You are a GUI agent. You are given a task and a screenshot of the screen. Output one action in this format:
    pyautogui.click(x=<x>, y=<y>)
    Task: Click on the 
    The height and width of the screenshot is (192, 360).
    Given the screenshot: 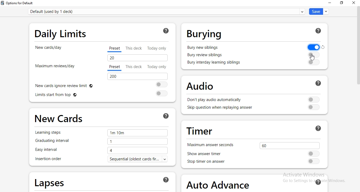 What is the action you would take?
    pyautogui.click(x=319, y=31)
    